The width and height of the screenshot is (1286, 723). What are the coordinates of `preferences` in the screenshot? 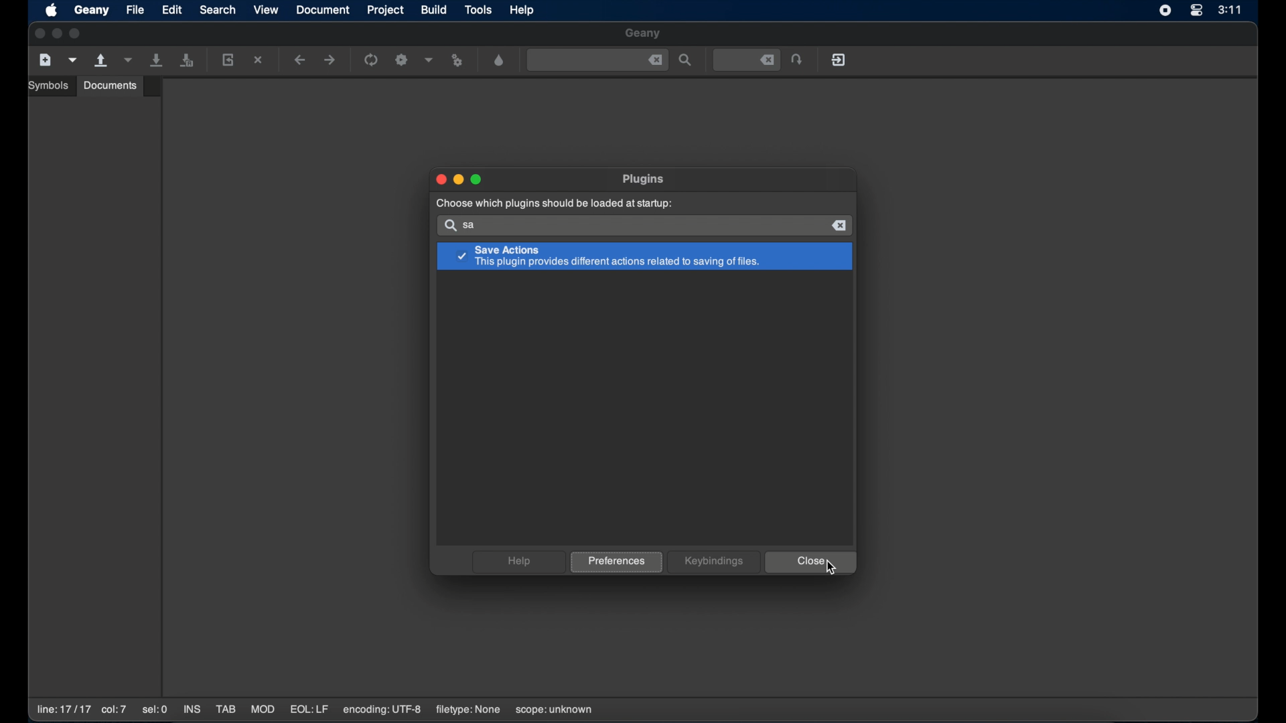 It's located at (617, 562).